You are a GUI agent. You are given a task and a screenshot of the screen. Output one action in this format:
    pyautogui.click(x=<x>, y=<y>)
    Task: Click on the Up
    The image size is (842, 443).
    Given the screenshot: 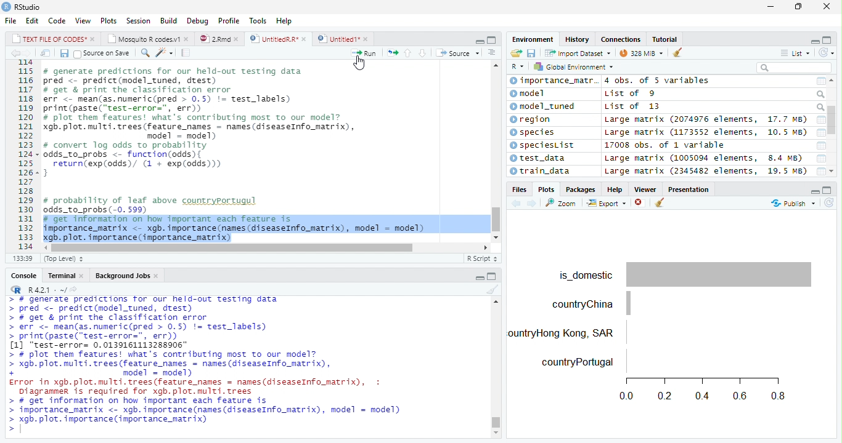 What is the action you would take?
    pyautogui.click(x=407, y=53)
    